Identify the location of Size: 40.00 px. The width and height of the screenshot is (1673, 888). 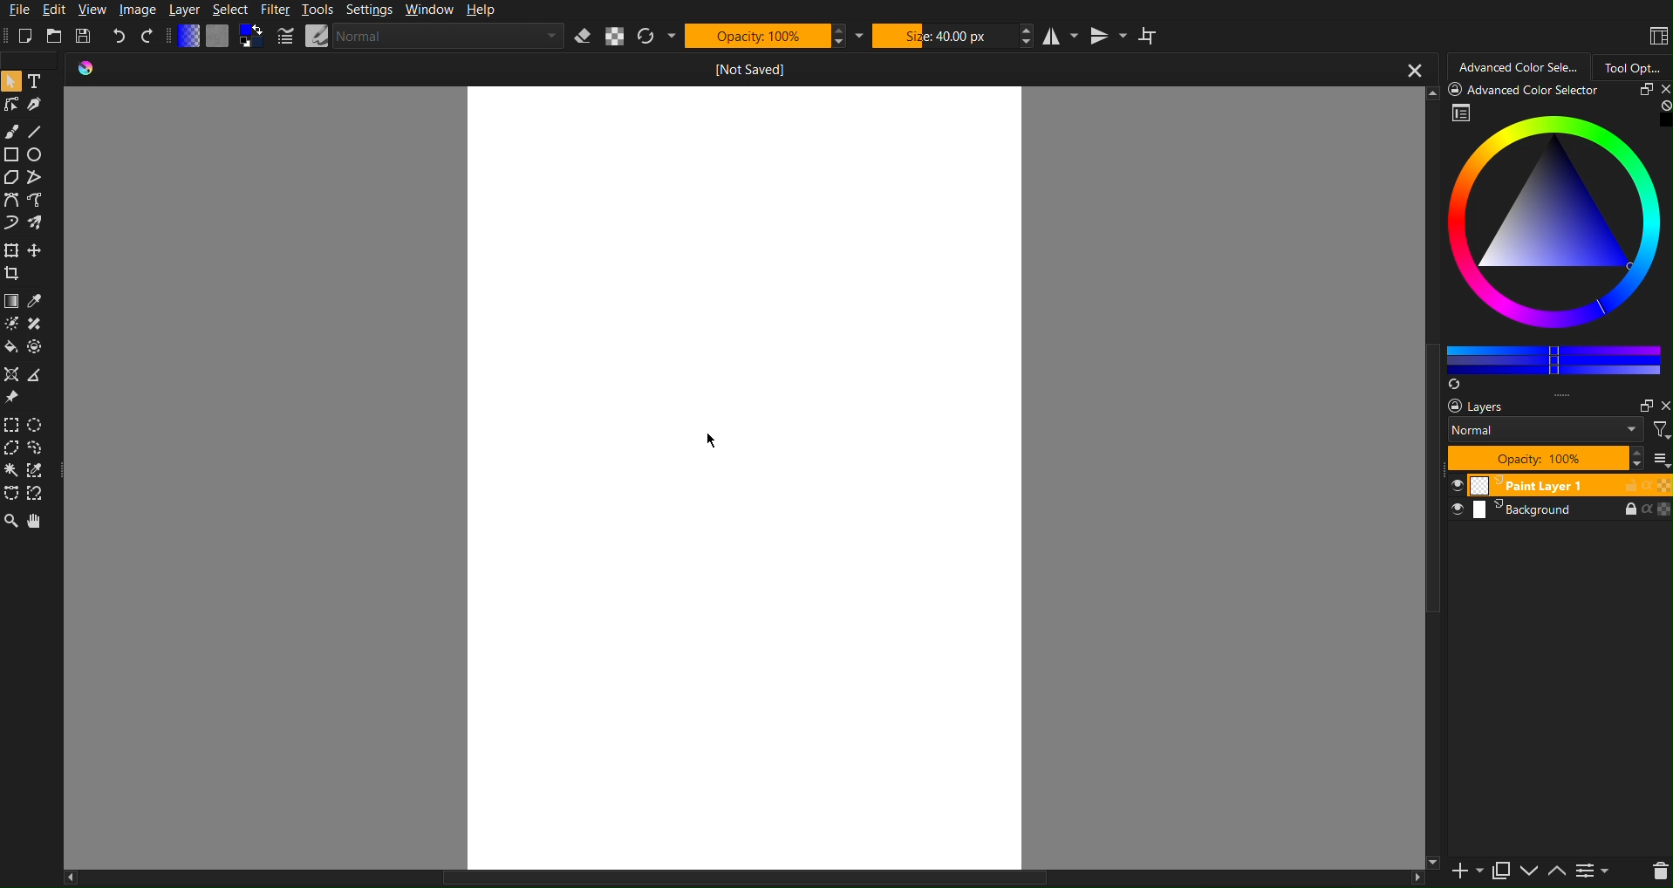
(954, 35).